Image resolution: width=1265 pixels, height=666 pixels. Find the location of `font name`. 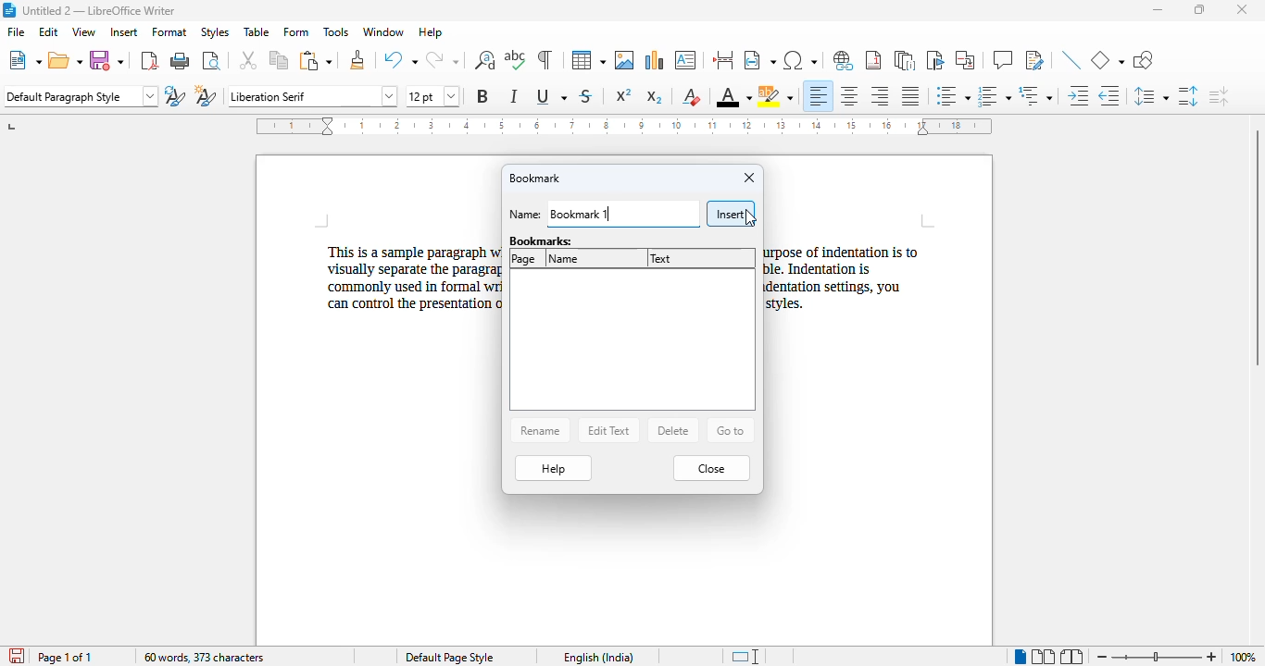

font name is located at coordinates (314, 95).